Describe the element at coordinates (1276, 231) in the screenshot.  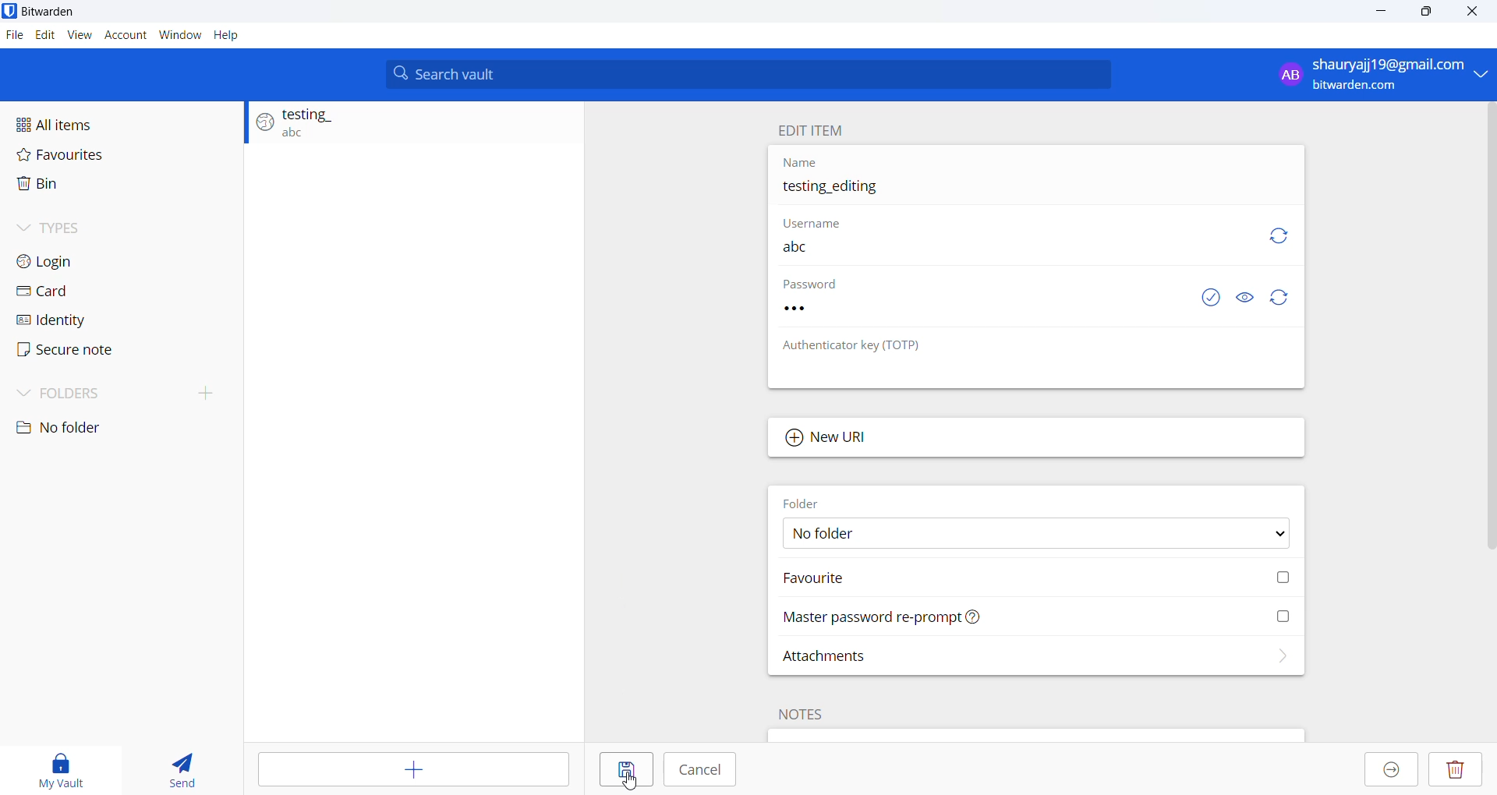
I see `Refresh` at that location.